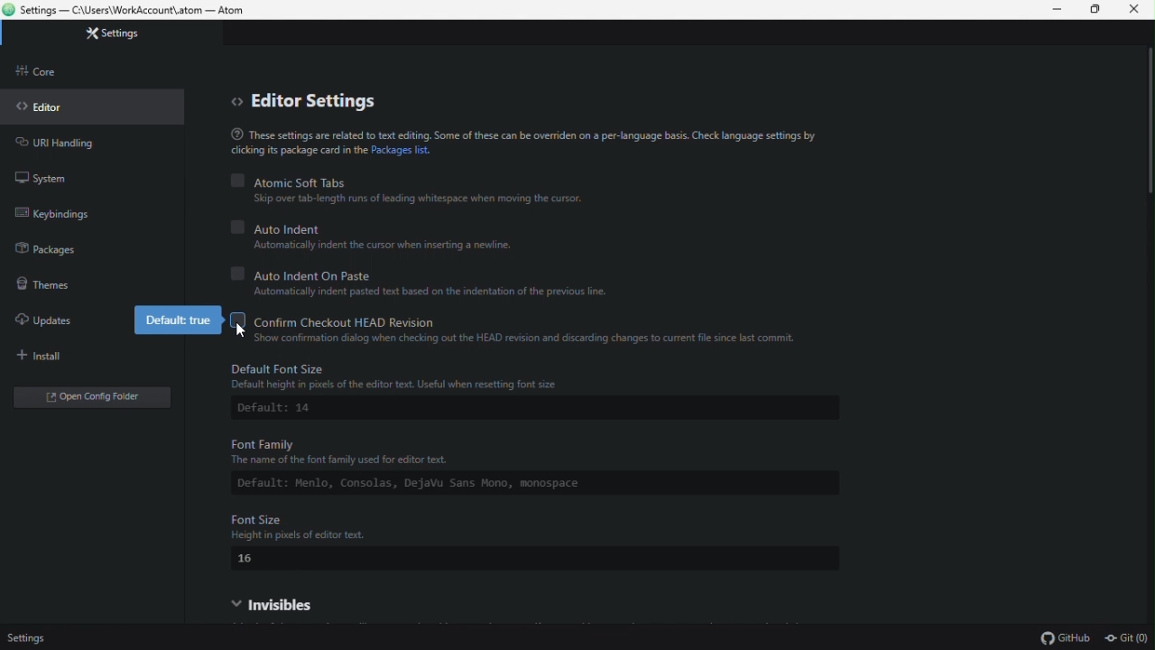  I want to click on Auto Indian on paste, so click(443, 274).